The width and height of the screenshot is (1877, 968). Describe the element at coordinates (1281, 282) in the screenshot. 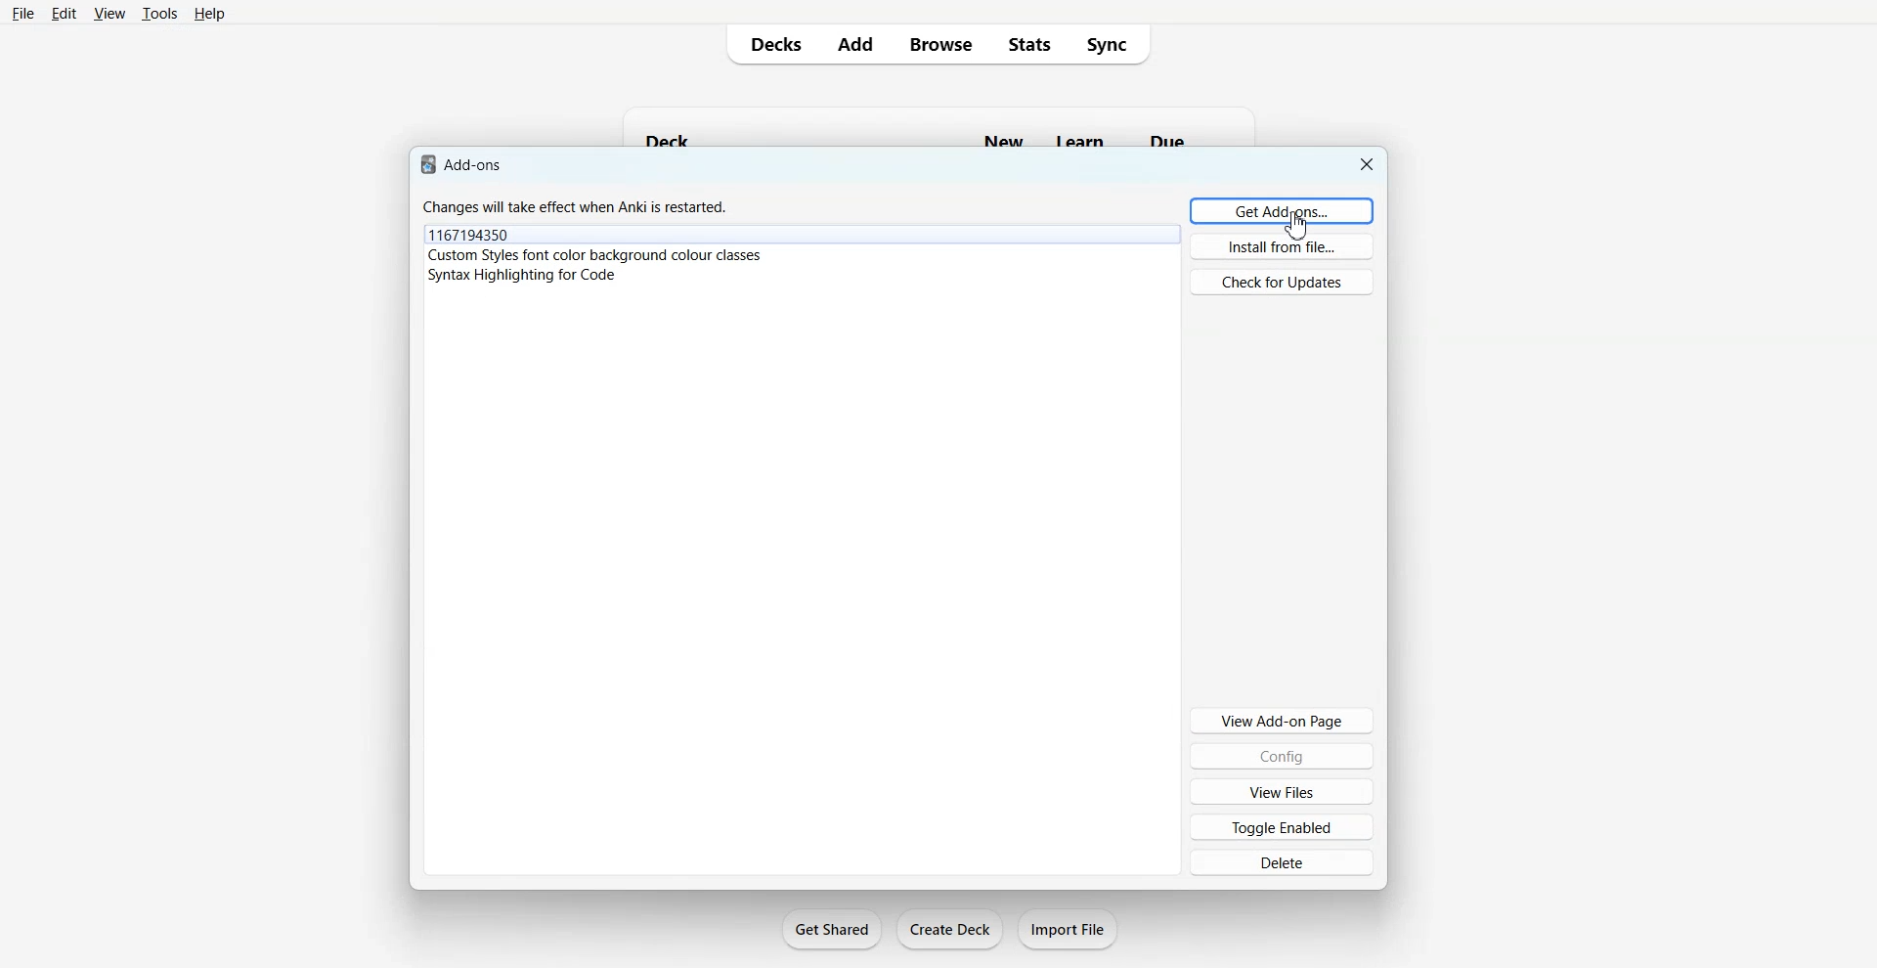

I see `Check for Updates` at that location.